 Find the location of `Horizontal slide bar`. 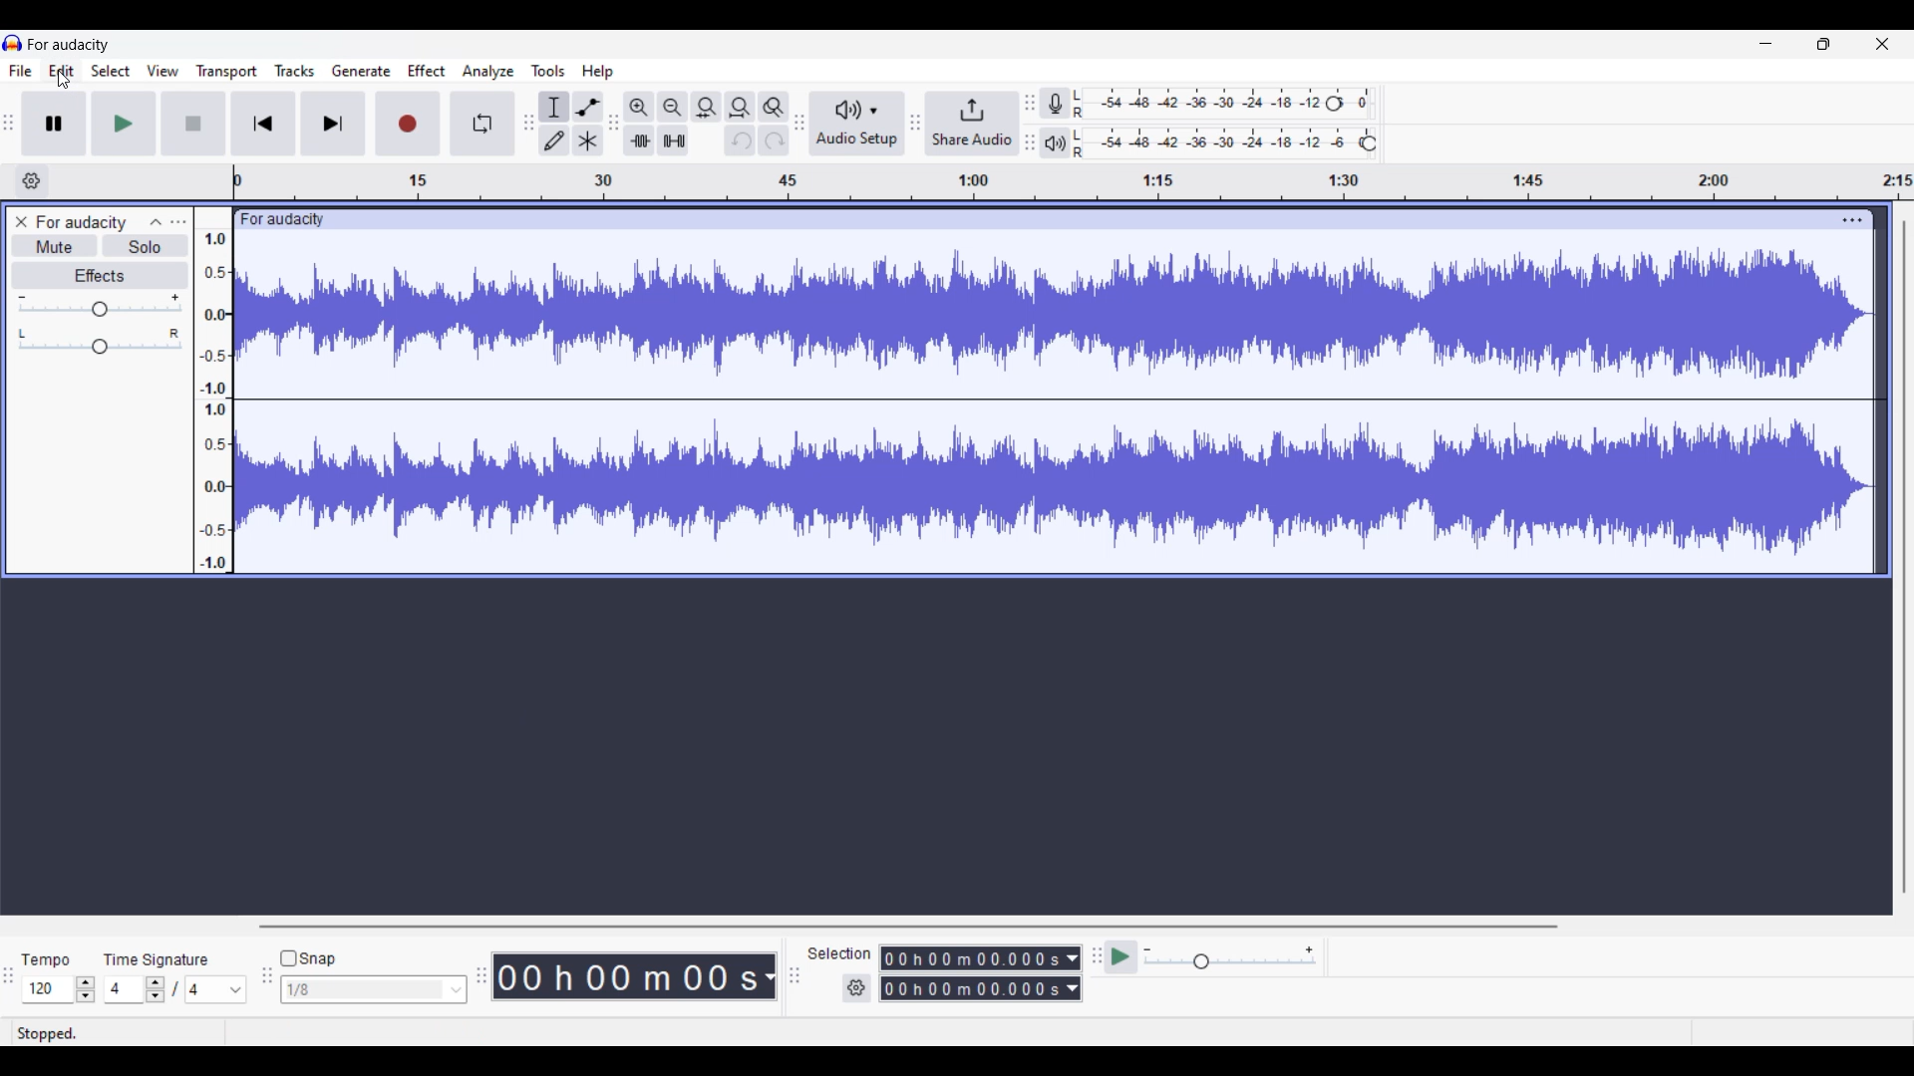

Horizontal slide bar is located at coordinates (908, 927).